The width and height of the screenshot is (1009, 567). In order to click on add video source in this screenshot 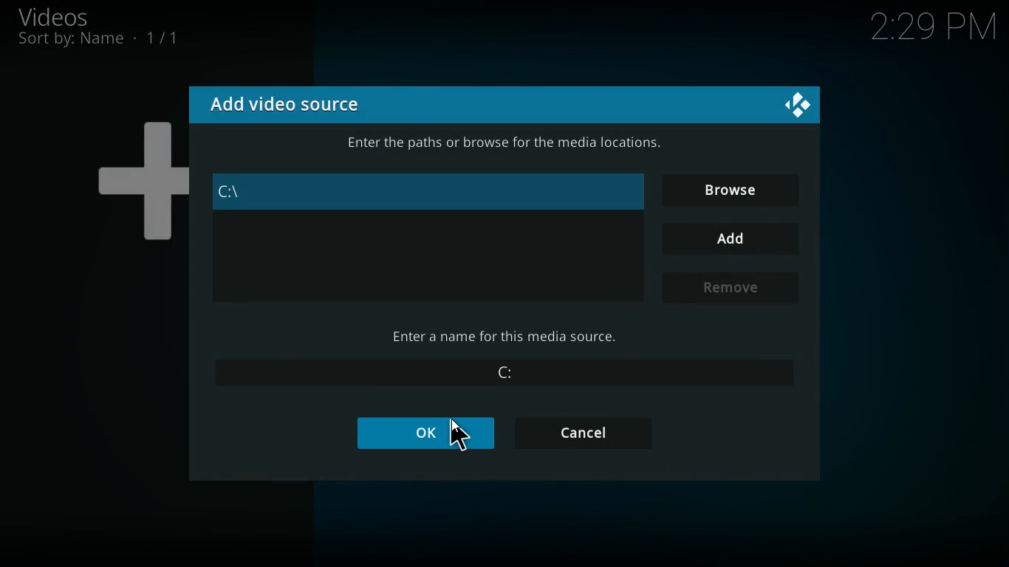, I will do `click(286, 104)`.